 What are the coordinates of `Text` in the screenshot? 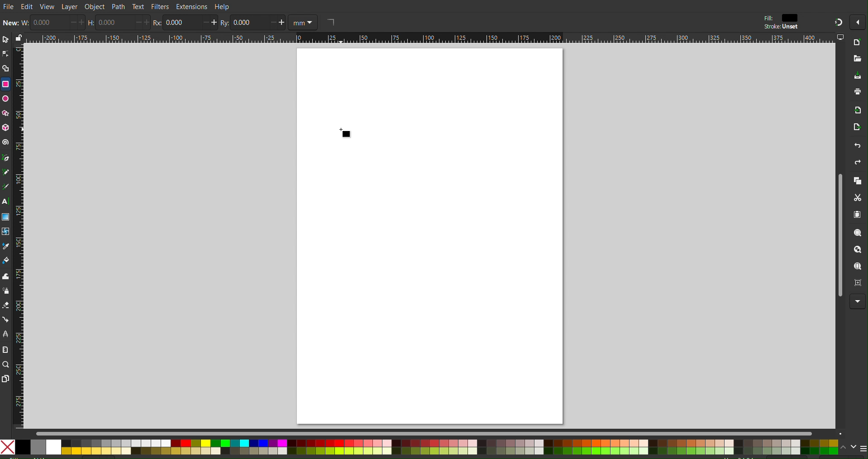 It's located at (138, 7).